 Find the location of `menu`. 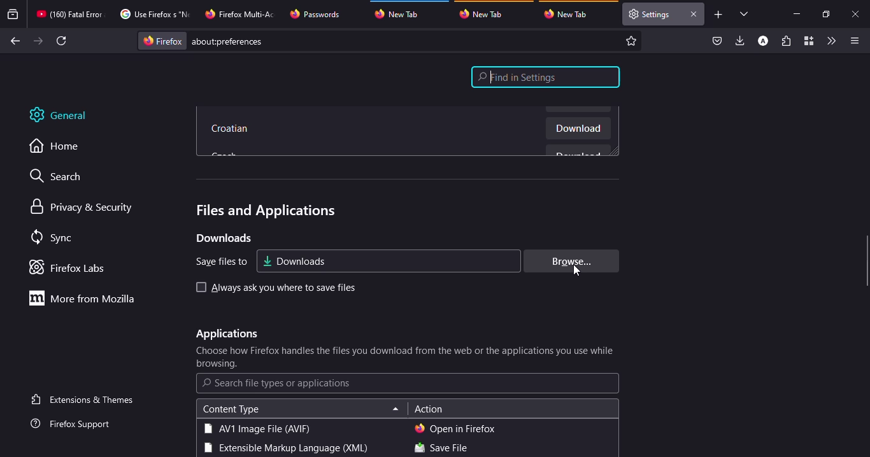

menu is located at coordinates (852, 41).